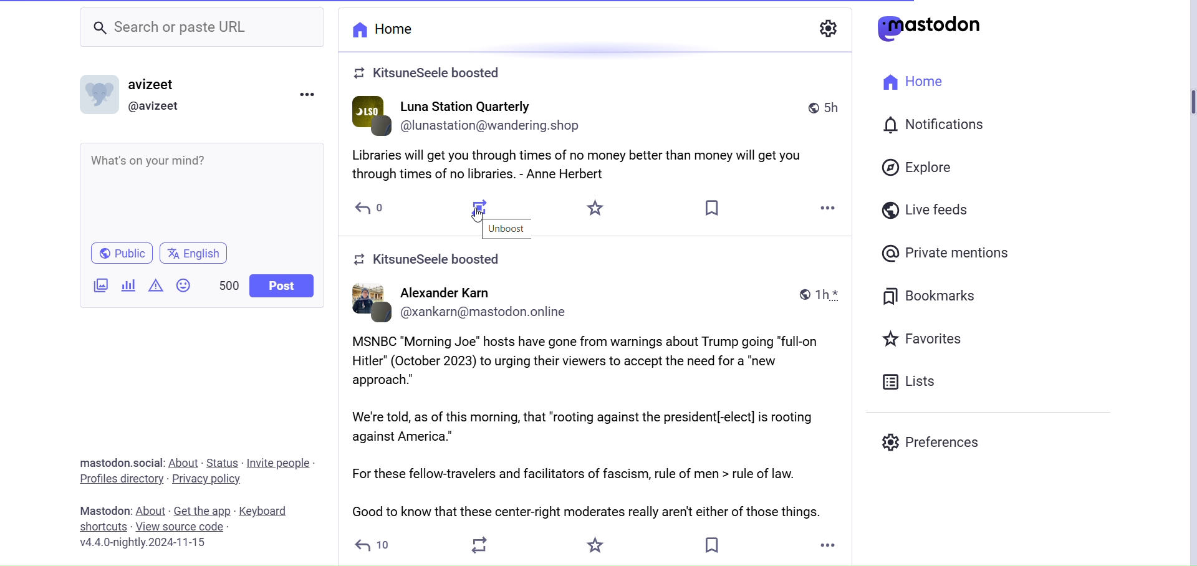 This screenshot has height=566, width=1197. What do you see at coordinates (158, 105) in the screenshot?
I see `Profile ` at bounding box center [158, 105].